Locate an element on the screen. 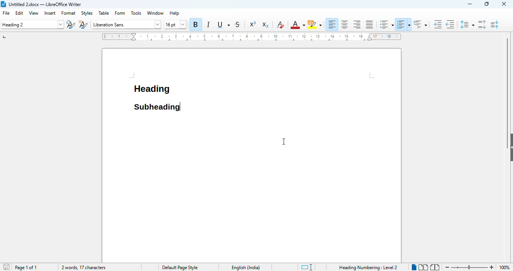  view is located at coordinates (34, 13).